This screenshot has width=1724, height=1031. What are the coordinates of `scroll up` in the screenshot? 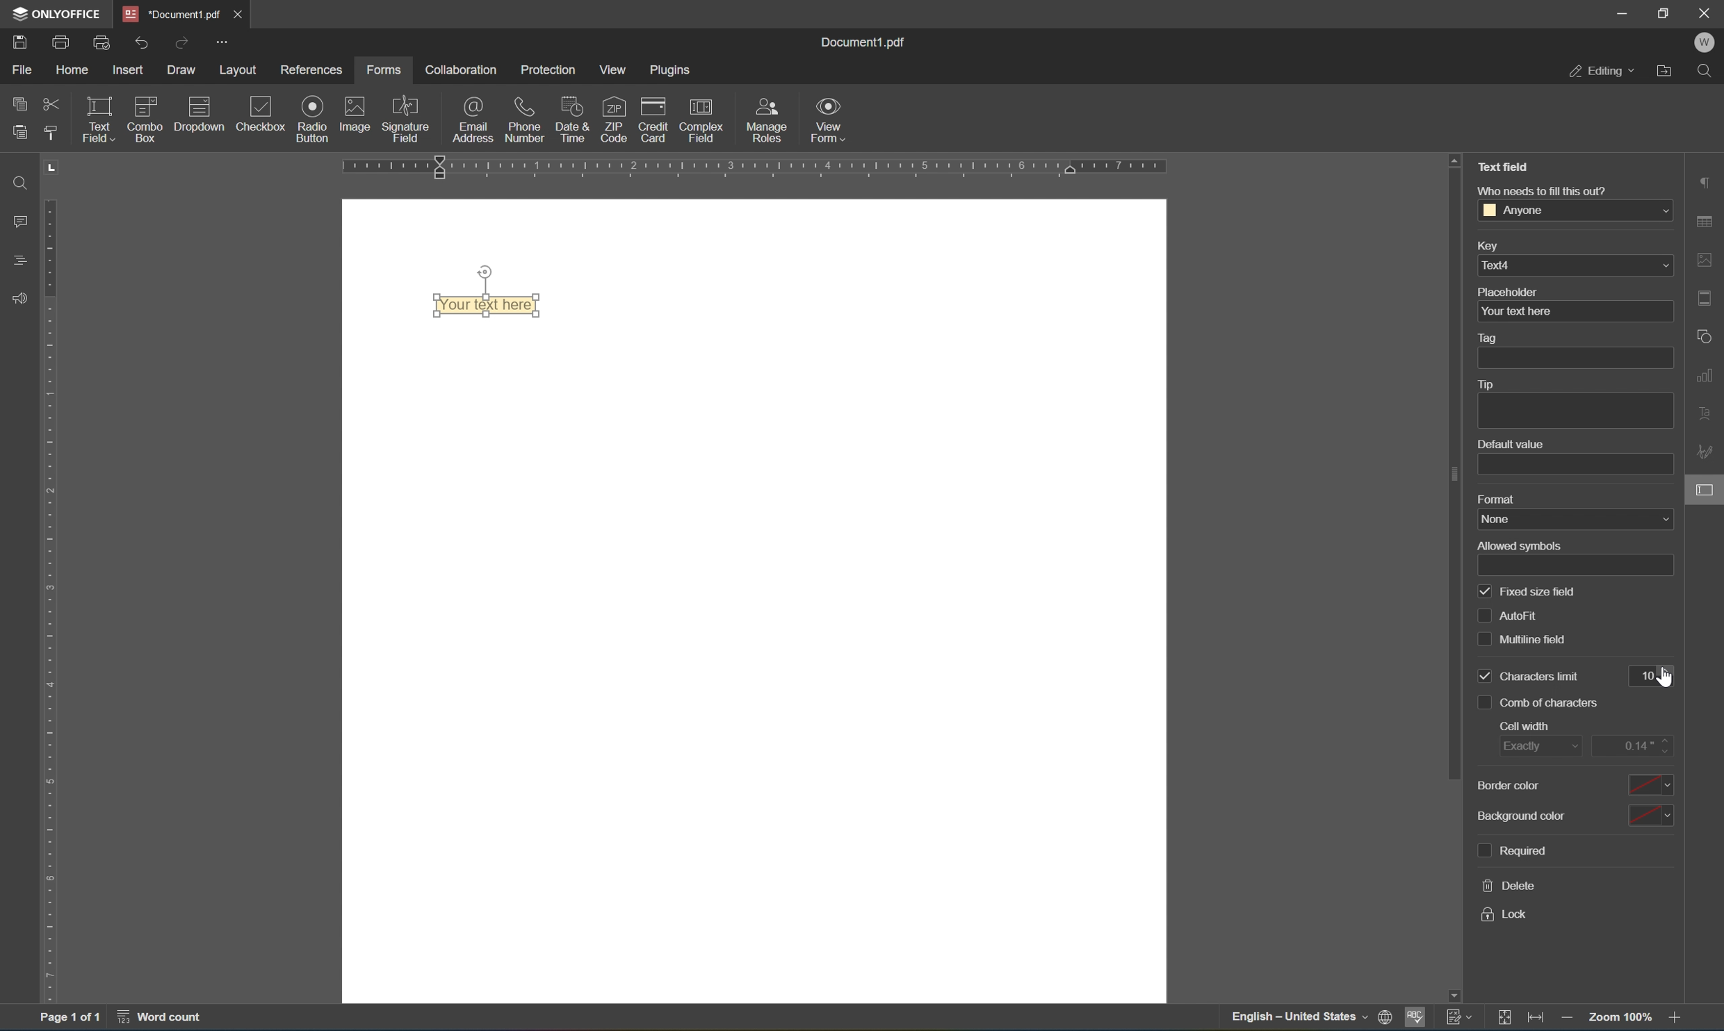 It's located at (1458, 160).